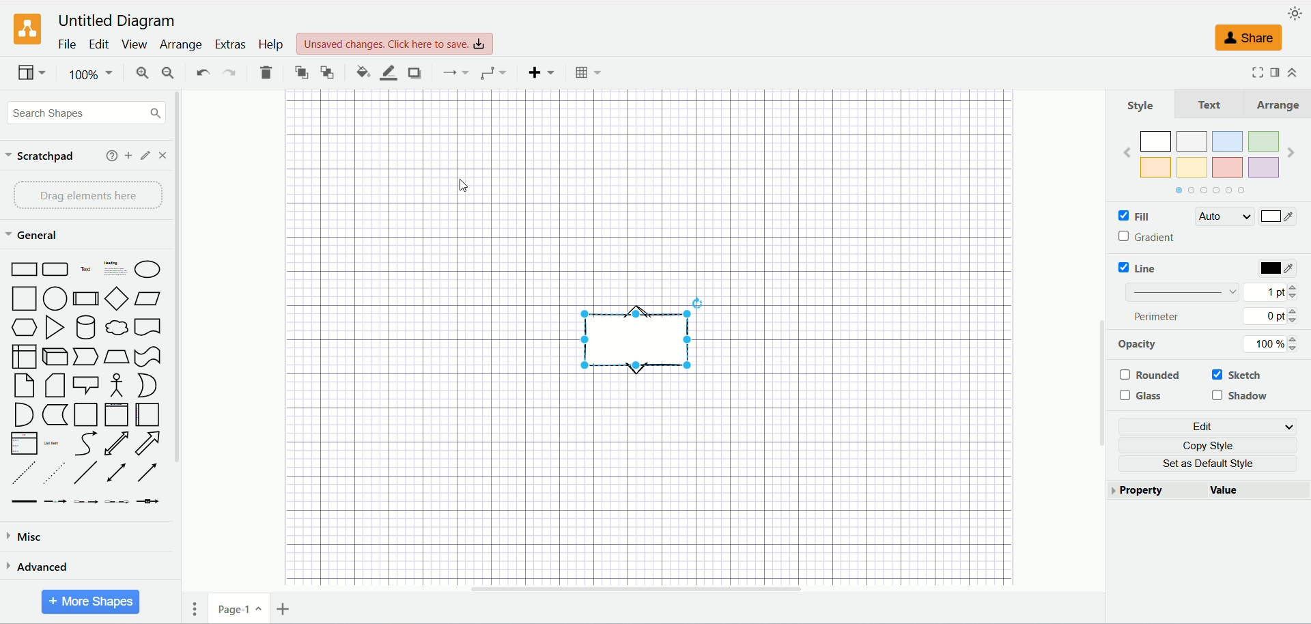 This screenshot has height=624, width=1311. I want to click on redo, so click(229, 74).